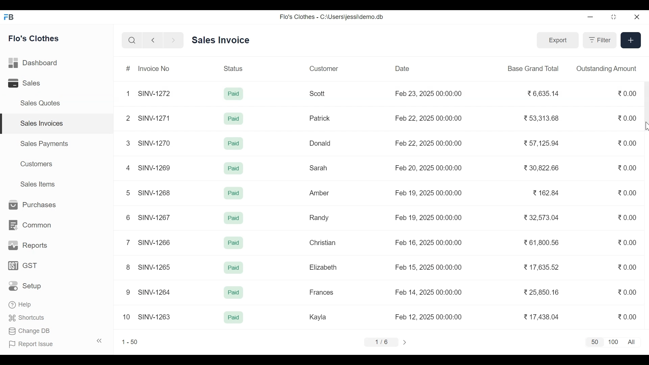 This screenshot has width=649, height=365. Describe the element at coordinates (39, 103) in the screenshot. I see `Sales Quotes` at that location.